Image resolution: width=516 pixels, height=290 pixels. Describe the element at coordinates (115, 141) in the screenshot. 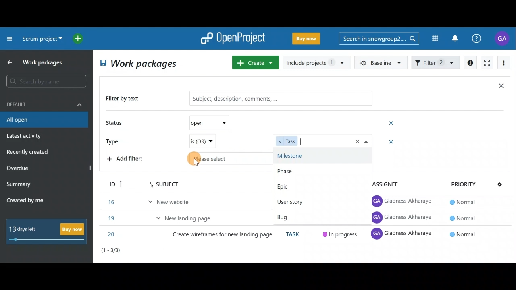

I see `Type` at that location.